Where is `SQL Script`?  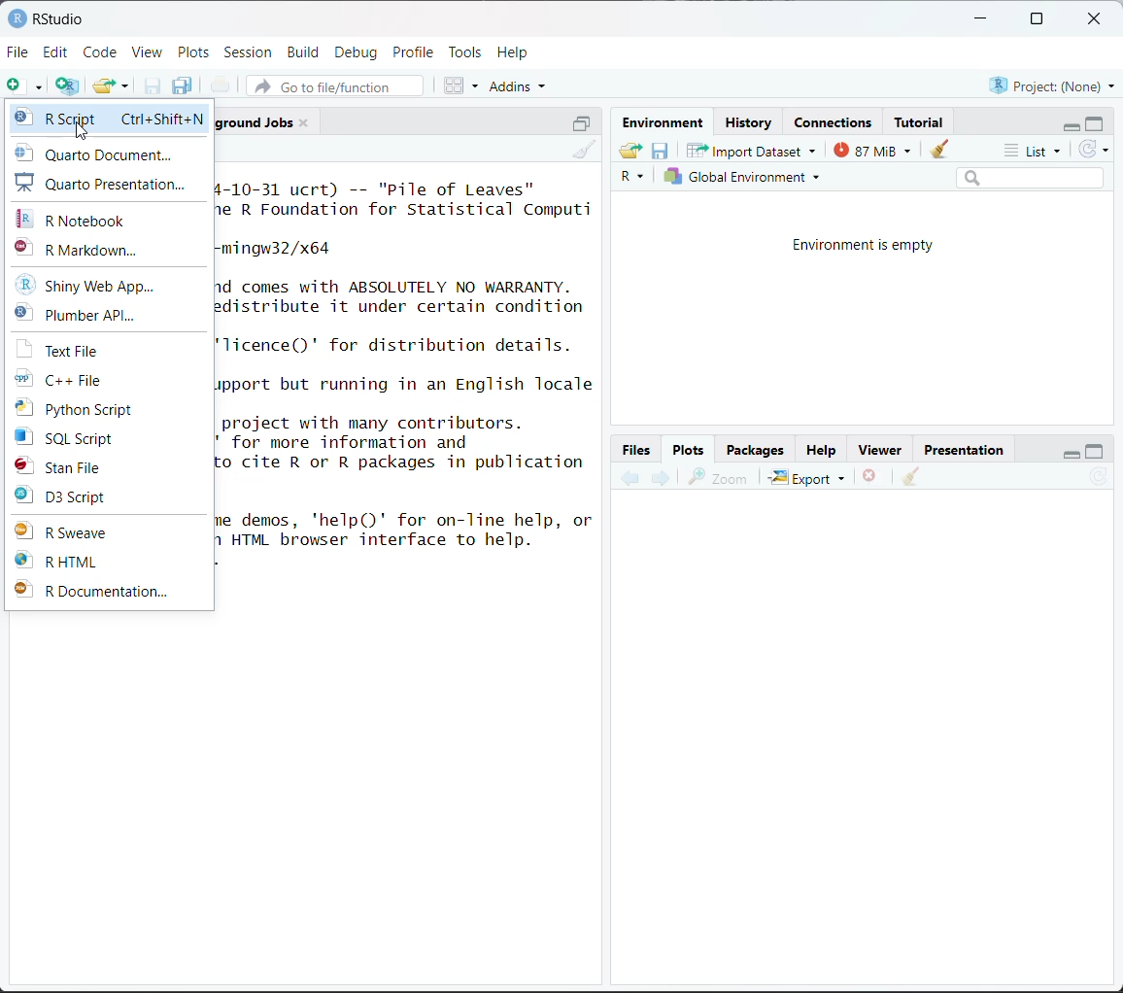 SQL Script is located at coordinates (67, 439).